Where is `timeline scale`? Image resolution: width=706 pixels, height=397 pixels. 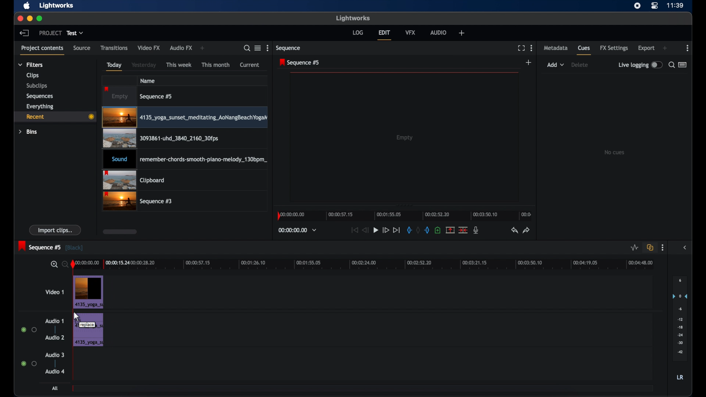
timeline scale is located at coordinates (368, 265).